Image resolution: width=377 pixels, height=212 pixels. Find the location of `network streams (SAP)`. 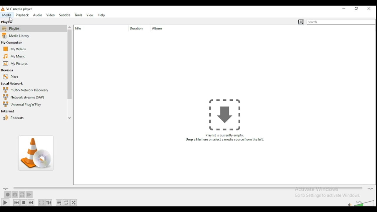

network streams (SAP) is located at coordinates (23, 97).